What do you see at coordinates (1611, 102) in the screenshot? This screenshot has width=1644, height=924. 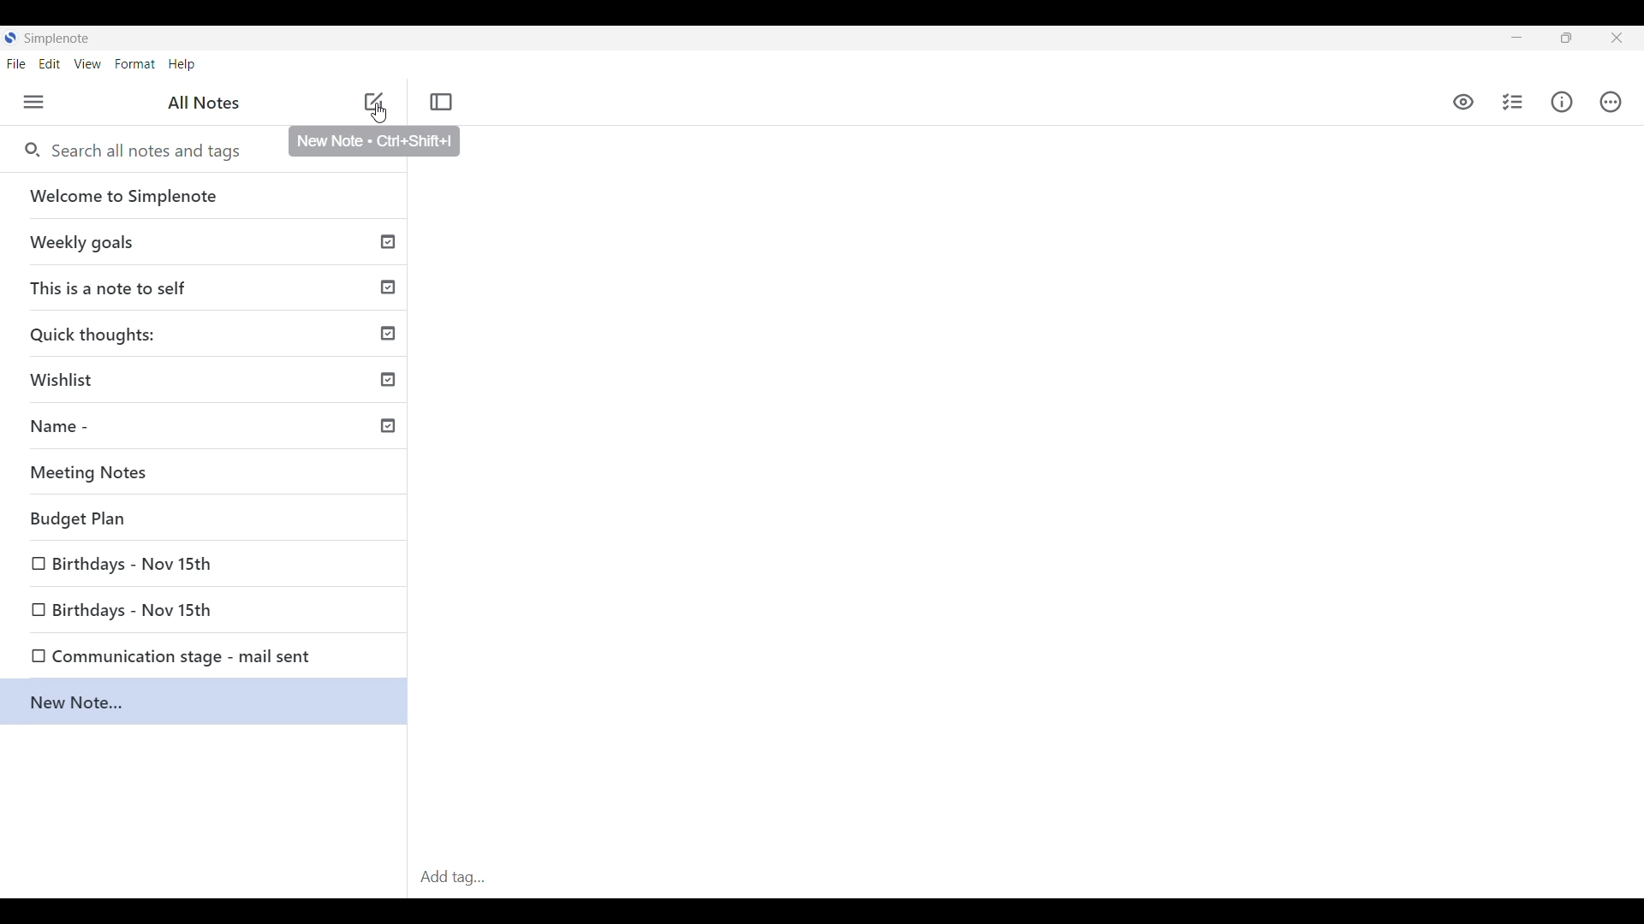 I see `Actions` at bounding box center [1611, 102].